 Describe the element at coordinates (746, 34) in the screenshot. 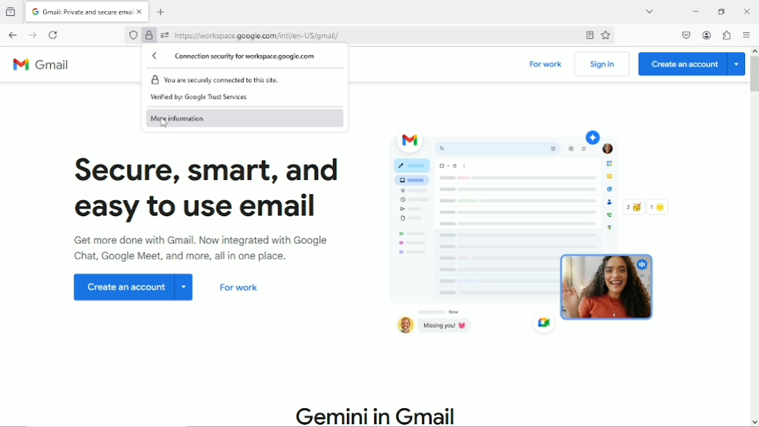

I see `Open application menu` at that location.